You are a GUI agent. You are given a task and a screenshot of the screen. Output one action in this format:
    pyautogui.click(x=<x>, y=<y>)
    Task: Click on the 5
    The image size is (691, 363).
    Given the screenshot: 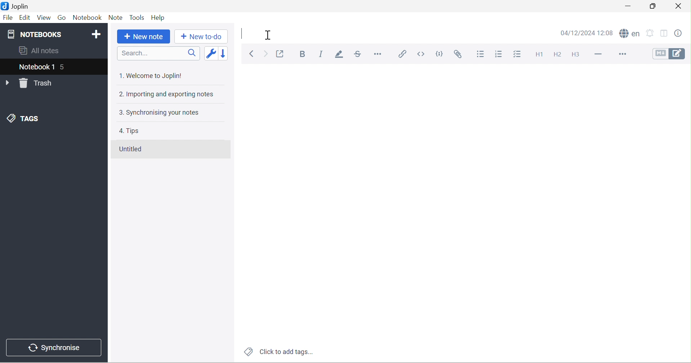 What is the action you would take?
    pyautogui.click(x=64, y=66)
    